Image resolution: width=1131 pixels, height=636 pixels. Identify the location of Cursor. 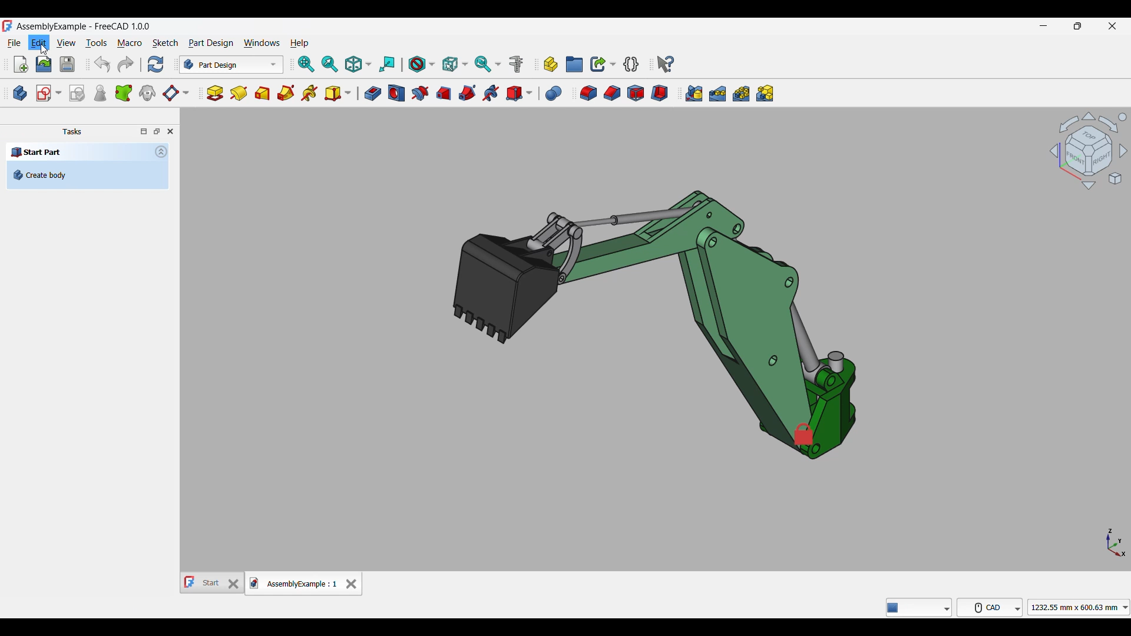
(45, 49).